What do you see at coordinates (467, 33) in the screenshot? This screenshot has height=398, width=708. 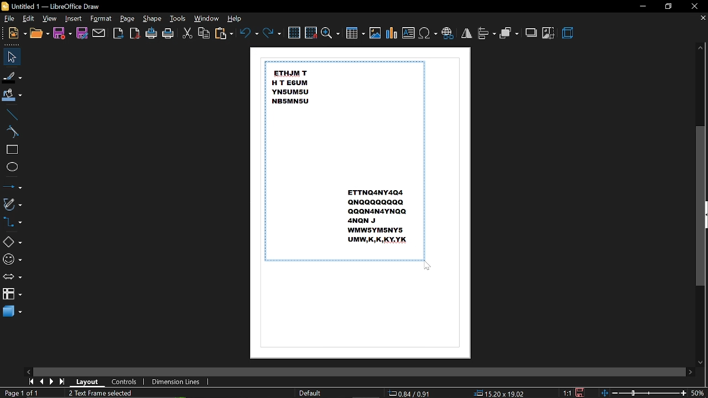 I see `flip` at bounding box center [467, 33].